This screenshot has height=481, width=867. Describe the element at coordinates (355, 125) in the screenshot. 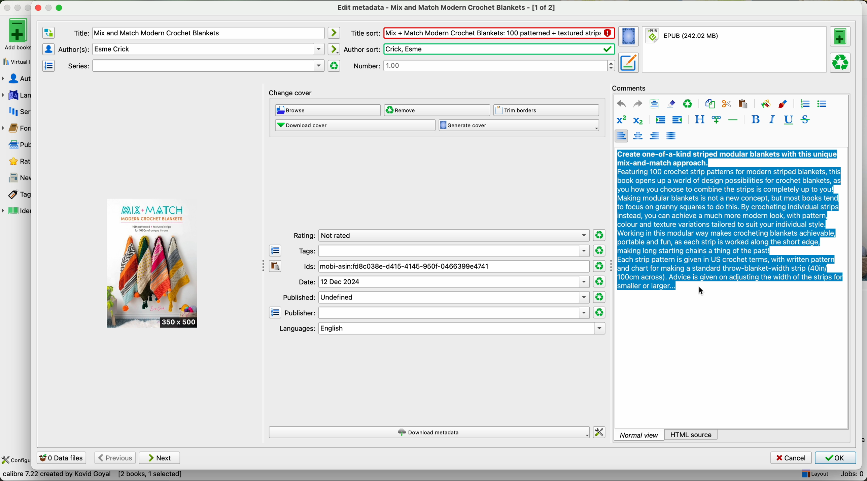

I see `download cover` at that location.